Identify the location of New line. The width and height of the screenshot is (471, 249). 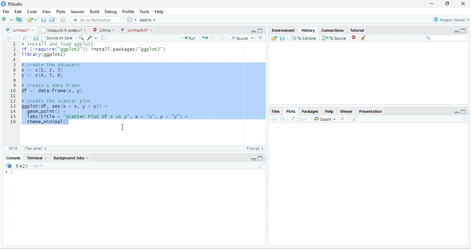
(9, 172).